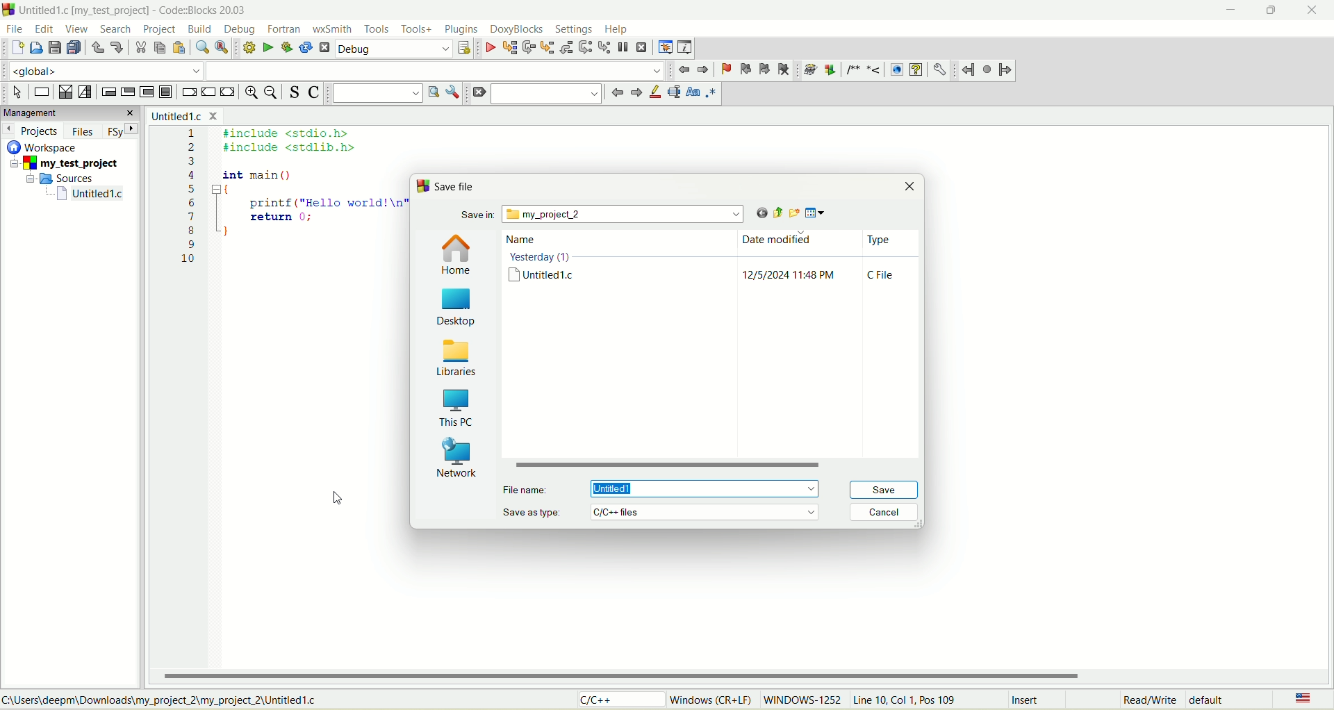 The height and width of the screenshot is (710, 1334). I want to click on global, so click(100, 70).